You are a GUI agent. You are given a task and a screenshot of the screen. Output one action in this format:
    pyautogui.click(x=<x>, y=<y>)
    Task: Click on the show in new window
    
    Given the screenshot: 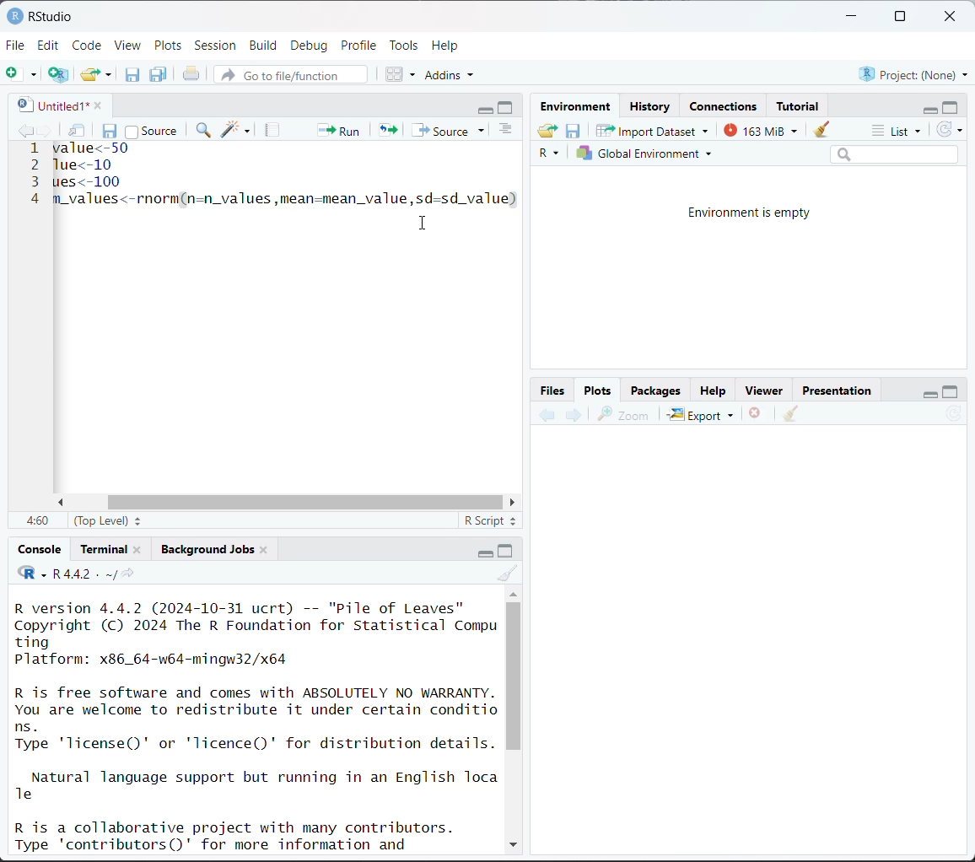 What is the action you would take?
    pyautogui.click(x=78, y=132)
    